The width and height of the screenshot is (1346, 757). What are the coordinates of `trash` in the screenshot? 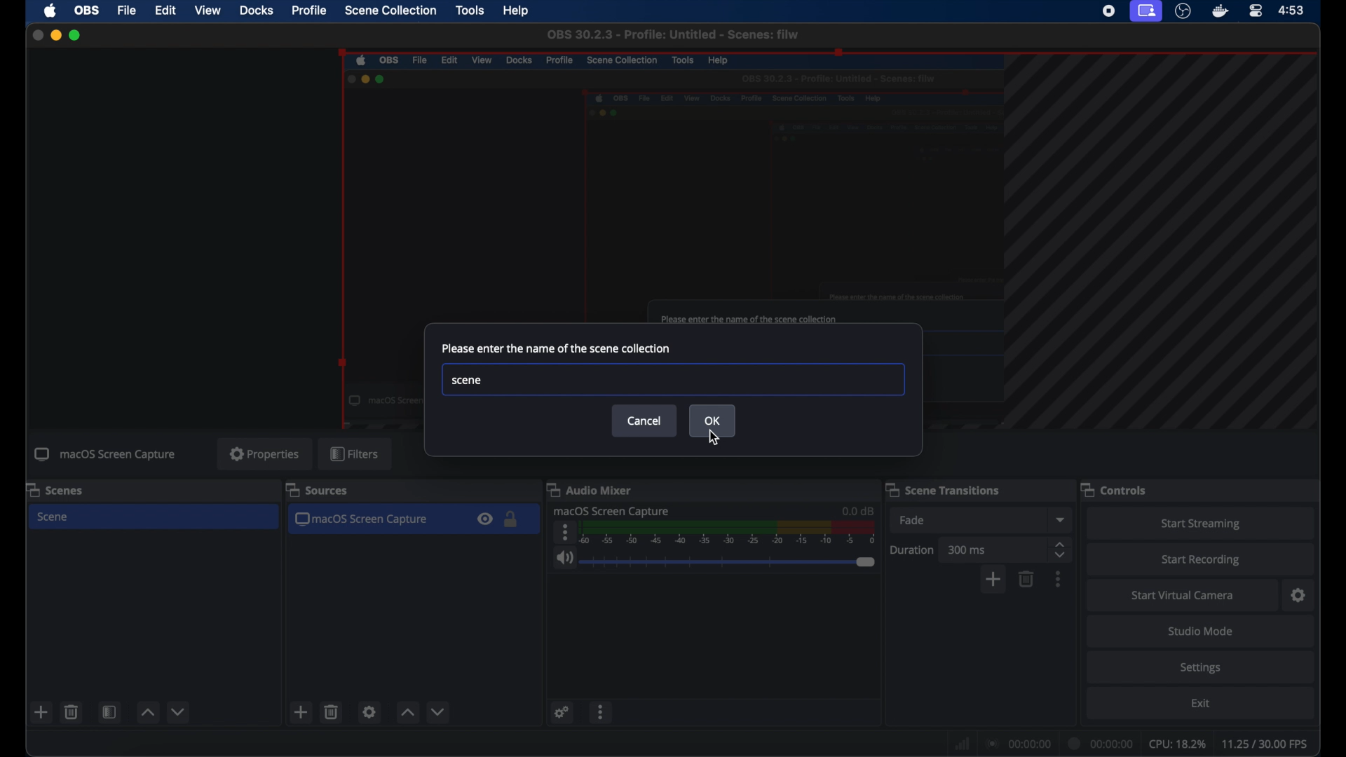 It's located at (72, 712).